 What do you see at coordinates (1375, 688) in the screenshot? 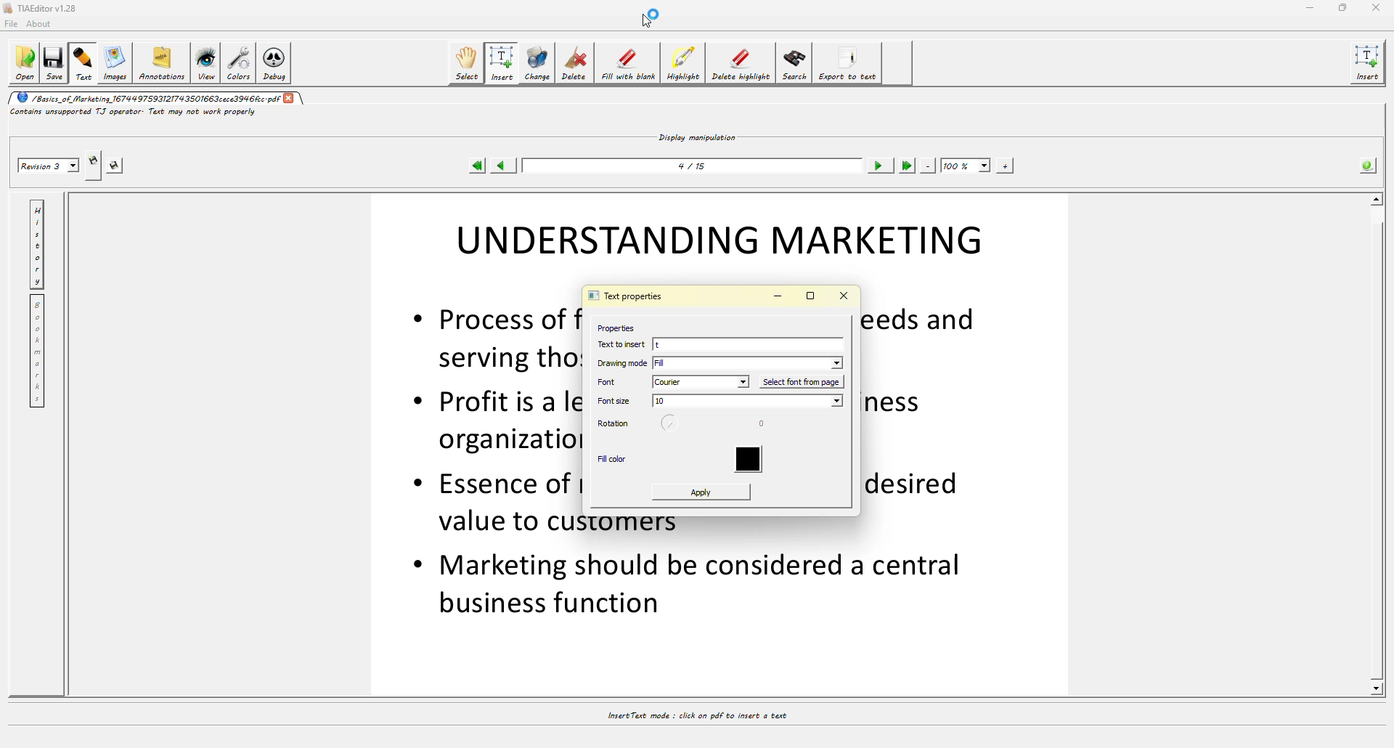
I see `scroll down` at bounding box center [1375, 688].